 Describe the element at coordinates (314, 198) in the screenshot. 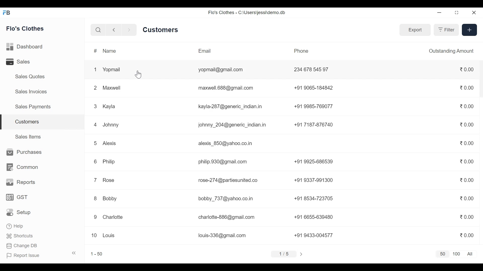

I see `+91 8534-723705` at that location.